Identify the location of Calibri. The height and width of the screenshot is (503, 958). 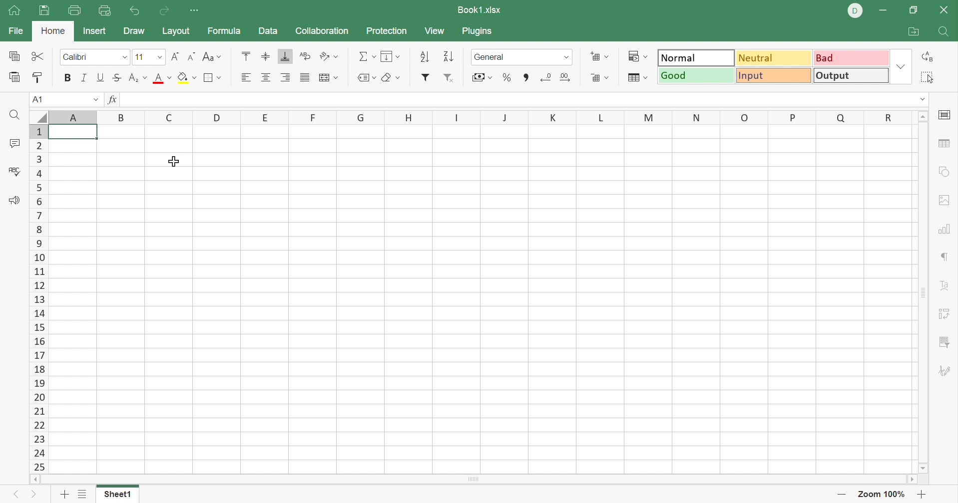
(77, 56).